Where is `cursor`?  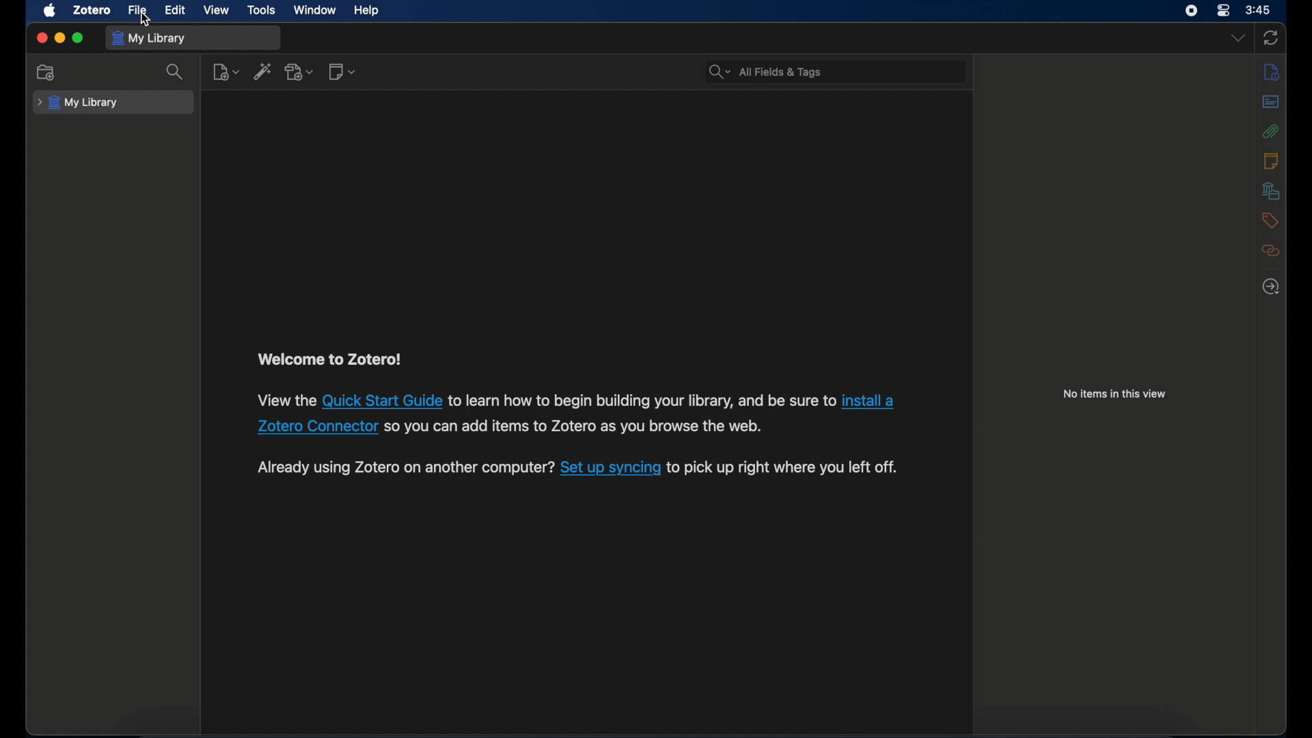 cursor is located at coordinates (145, 18).